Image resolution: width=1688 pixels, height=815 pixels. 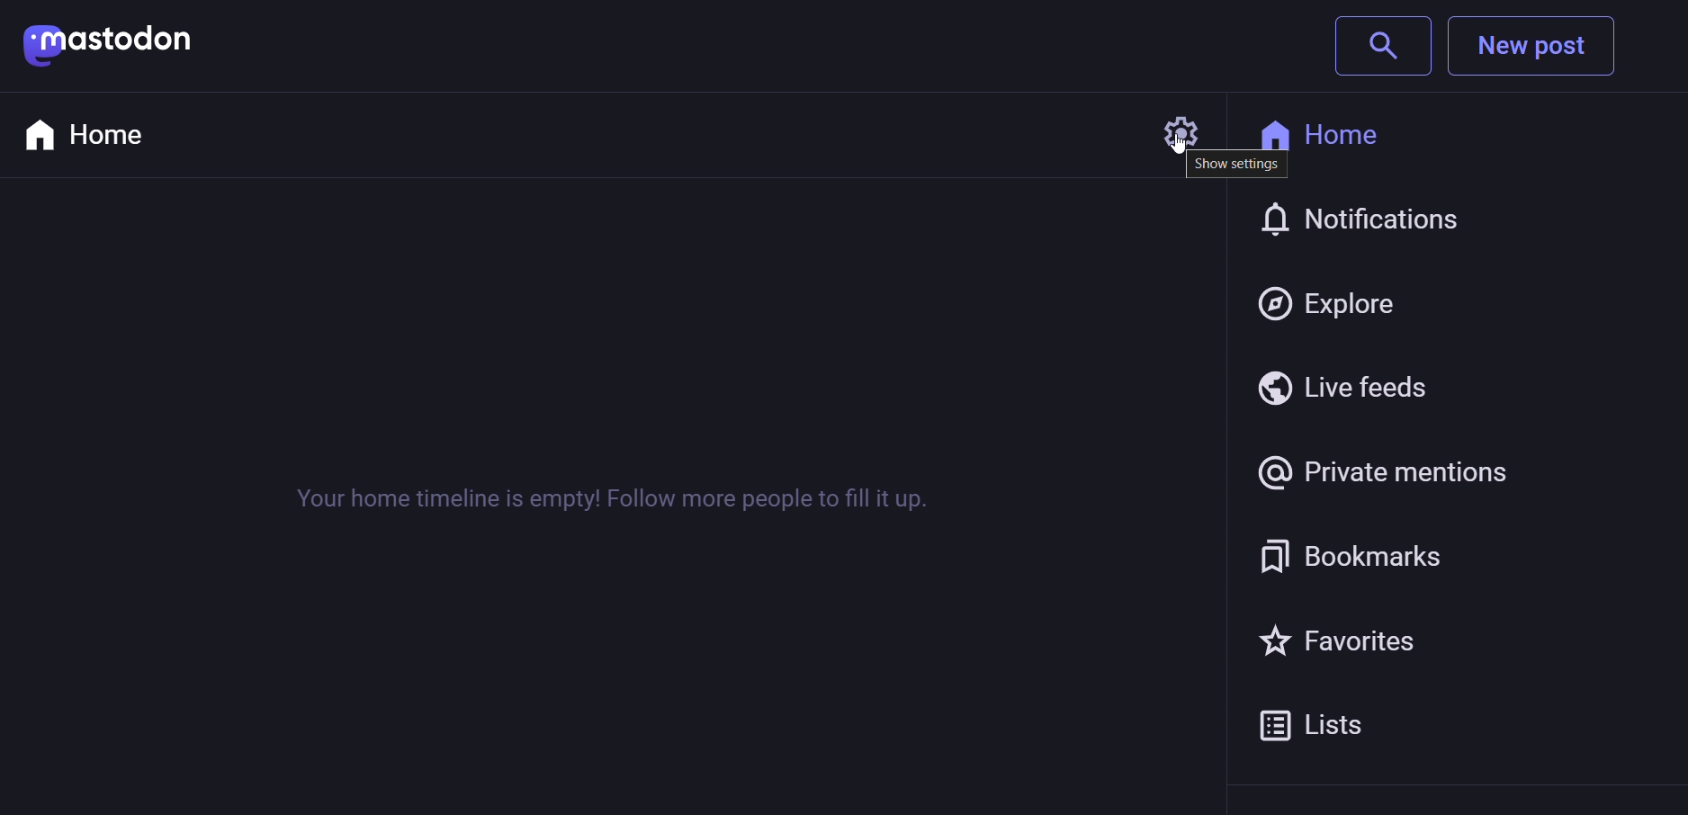 What do you see at coordinates (1343, 385) in the screenshot?
I see `live feed` at bounding box center [1343, 385].